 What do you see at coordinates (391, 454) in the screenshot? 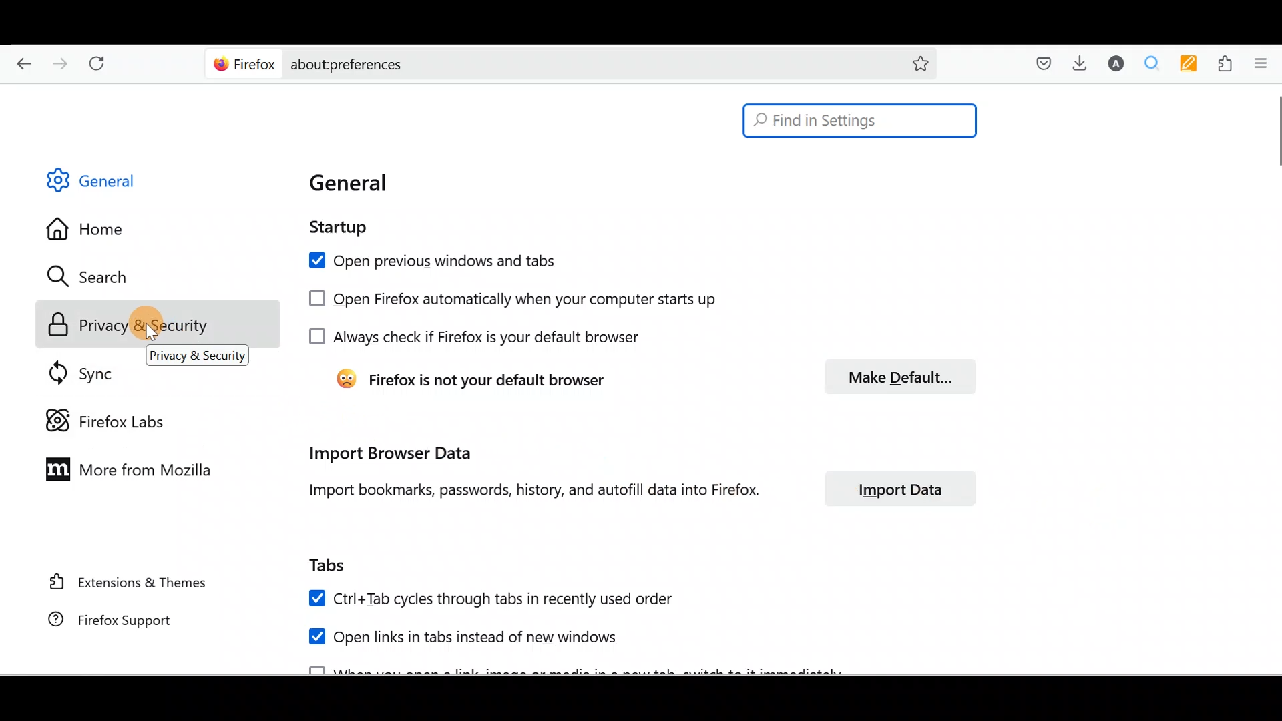
I see `Import browser data` at bounding box center [391, 454].